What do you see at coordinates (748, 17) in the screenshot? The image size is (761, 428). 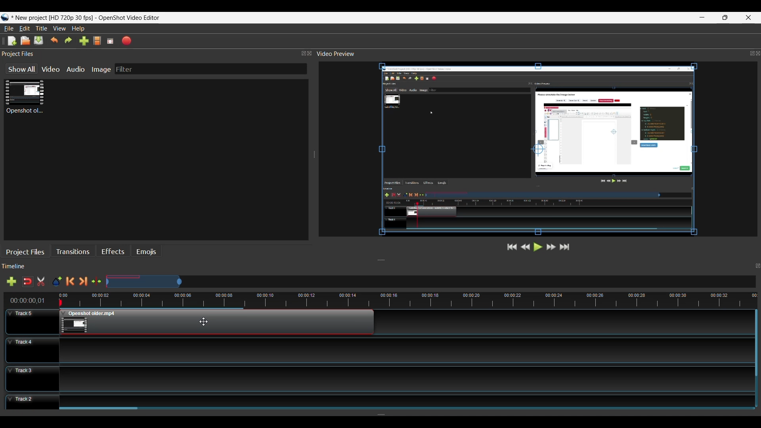 I see `Close` at bounding box center [748, 17].